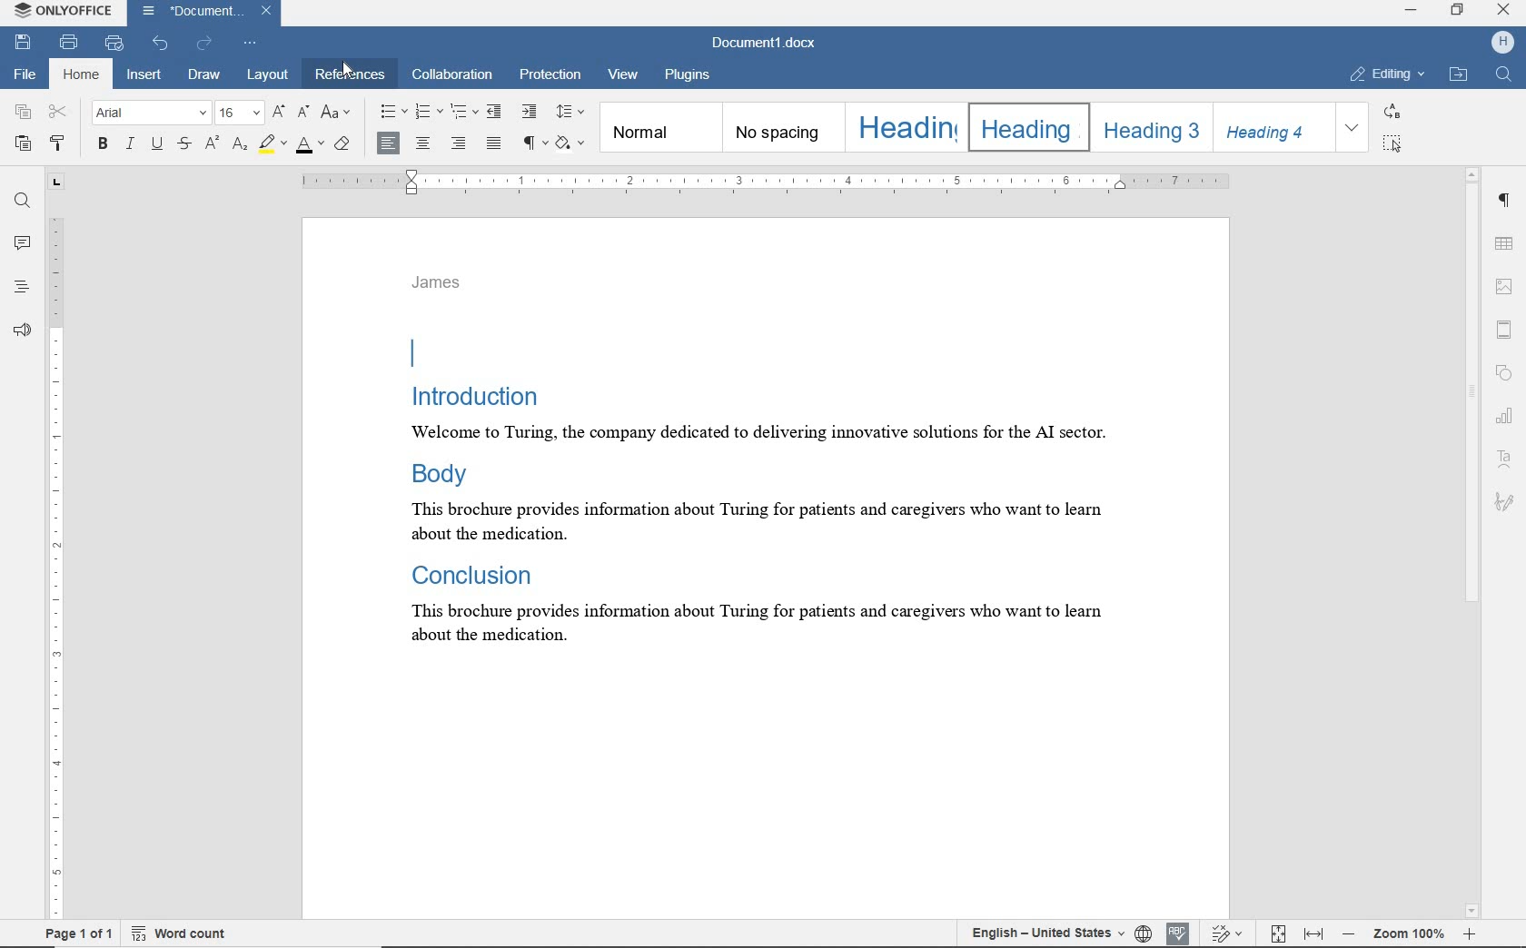 This screenshot has width=1526, height=948. What do you see at coordinates (573, 145) in the screenshot?
I see `shading` at bounding box center [573, 145].